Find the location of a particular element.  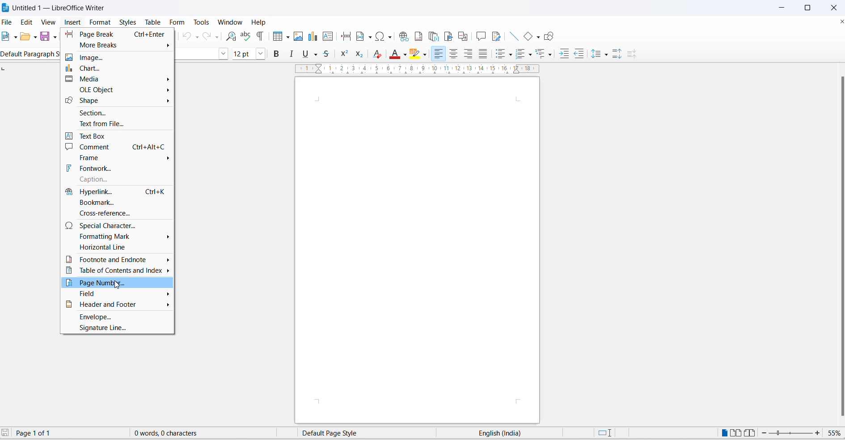

insert footnote is located at coordinates (418, 36).